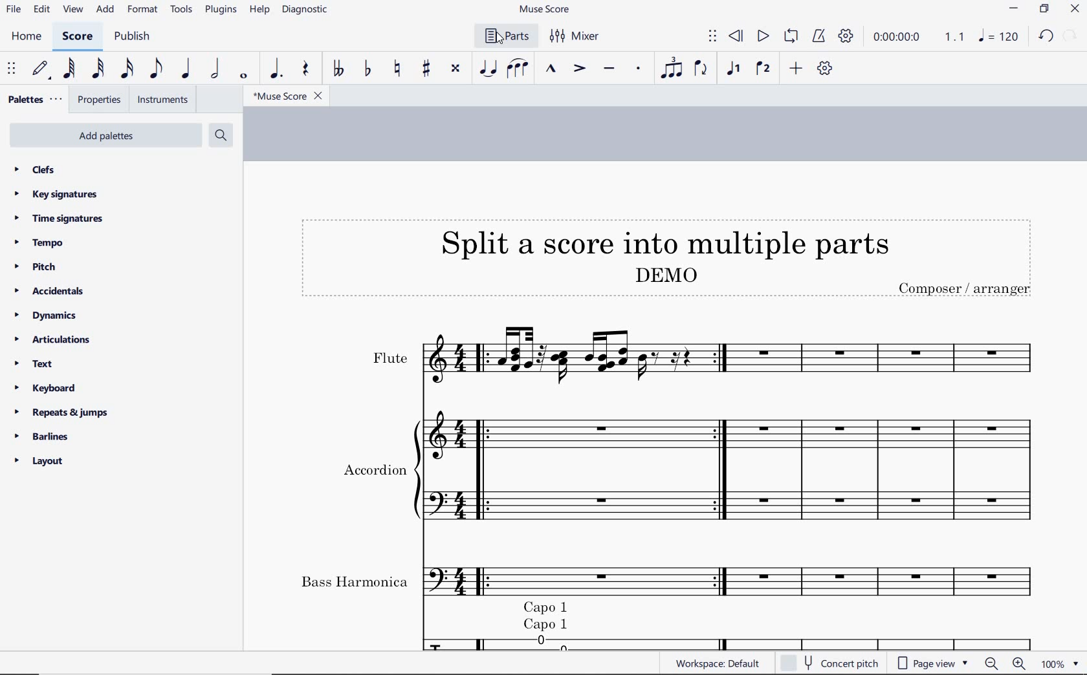 This screenshot has width=1087, height=675. Describe the element at coordinates (278, 69) in the screenshot. I see `augmentation dot` at that location.